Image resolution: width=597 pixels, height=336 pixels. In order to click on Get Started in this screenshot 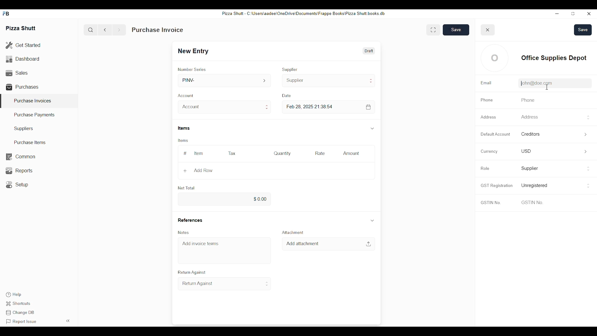, I will do `click(23, 46)`.